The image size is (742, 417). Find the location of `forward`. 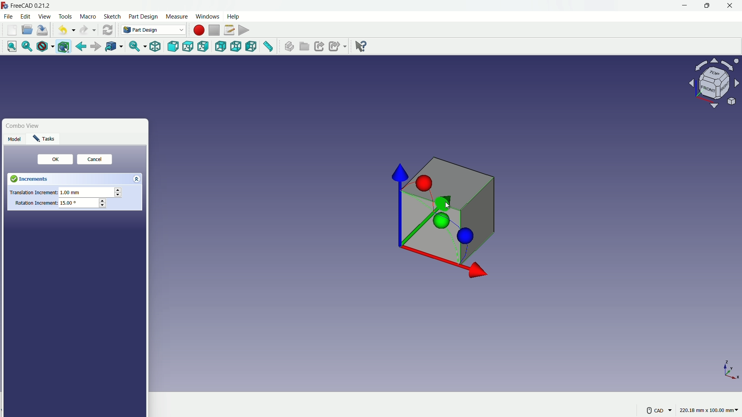

forward is located at coordinates (95, 47).